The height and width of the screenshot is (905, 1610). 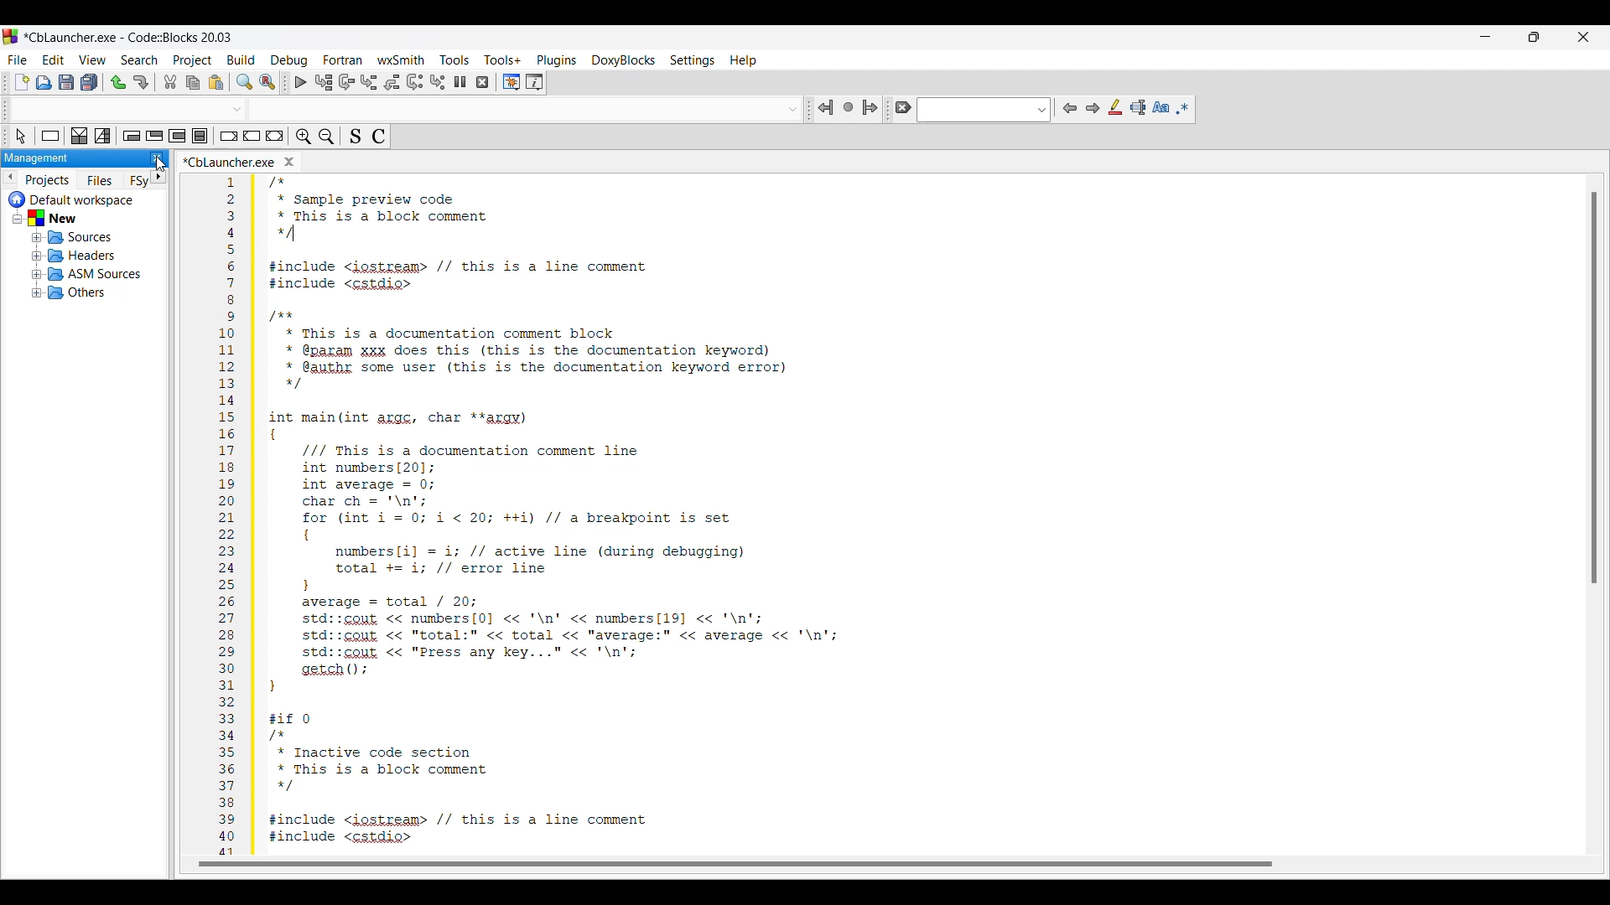 I want to click on wxSmith menu, so click(x=401, y=59).